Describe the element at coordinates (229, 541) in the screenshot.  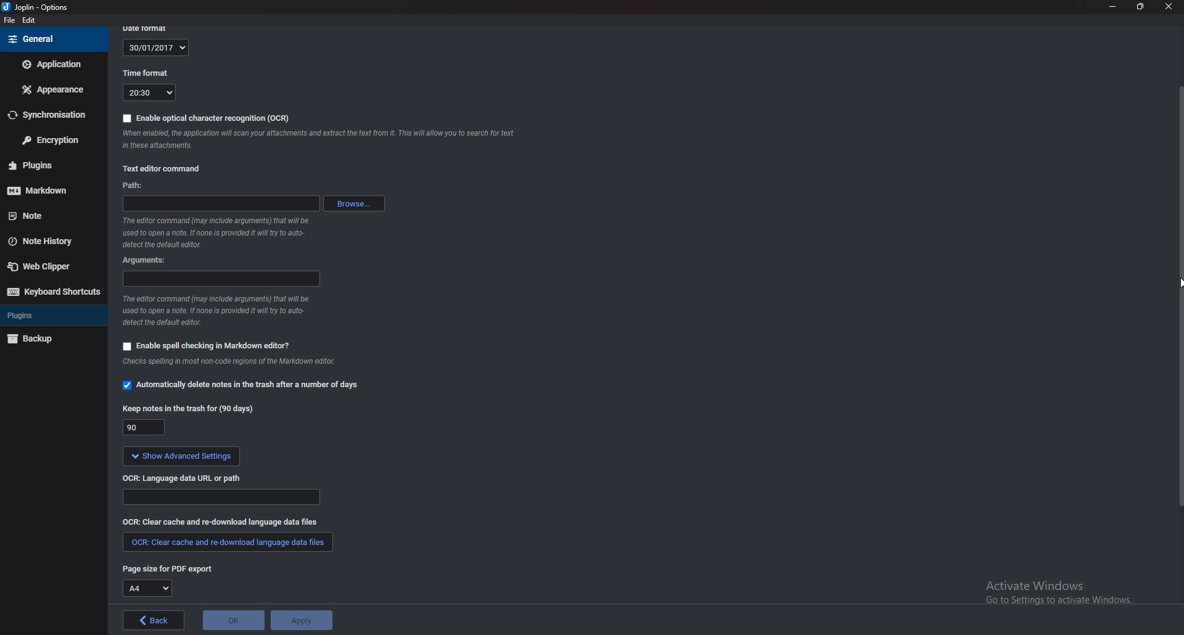
I see `clear cache and redownload language data` at that location.